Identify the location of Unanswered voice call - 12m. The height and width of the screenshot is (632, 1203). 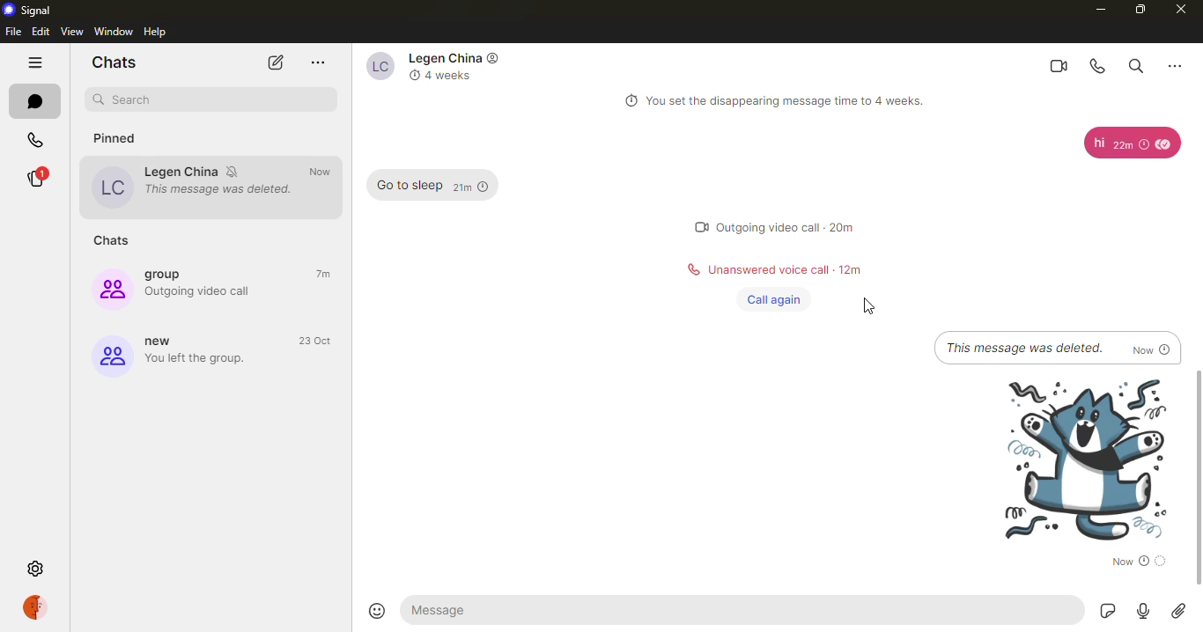
(786, 269).